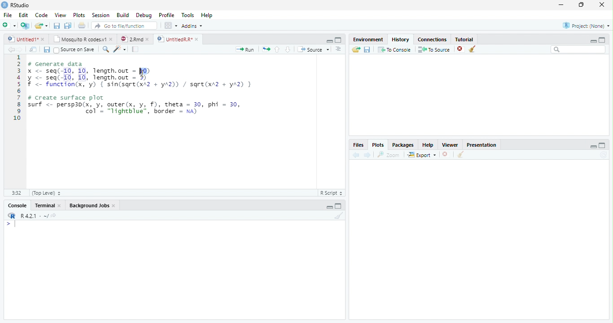 The image size is (613, 323). What do you see at coordinates (47, 193) in the screenshot?
I see `(Top Level)` at bounding box center [47, 193].